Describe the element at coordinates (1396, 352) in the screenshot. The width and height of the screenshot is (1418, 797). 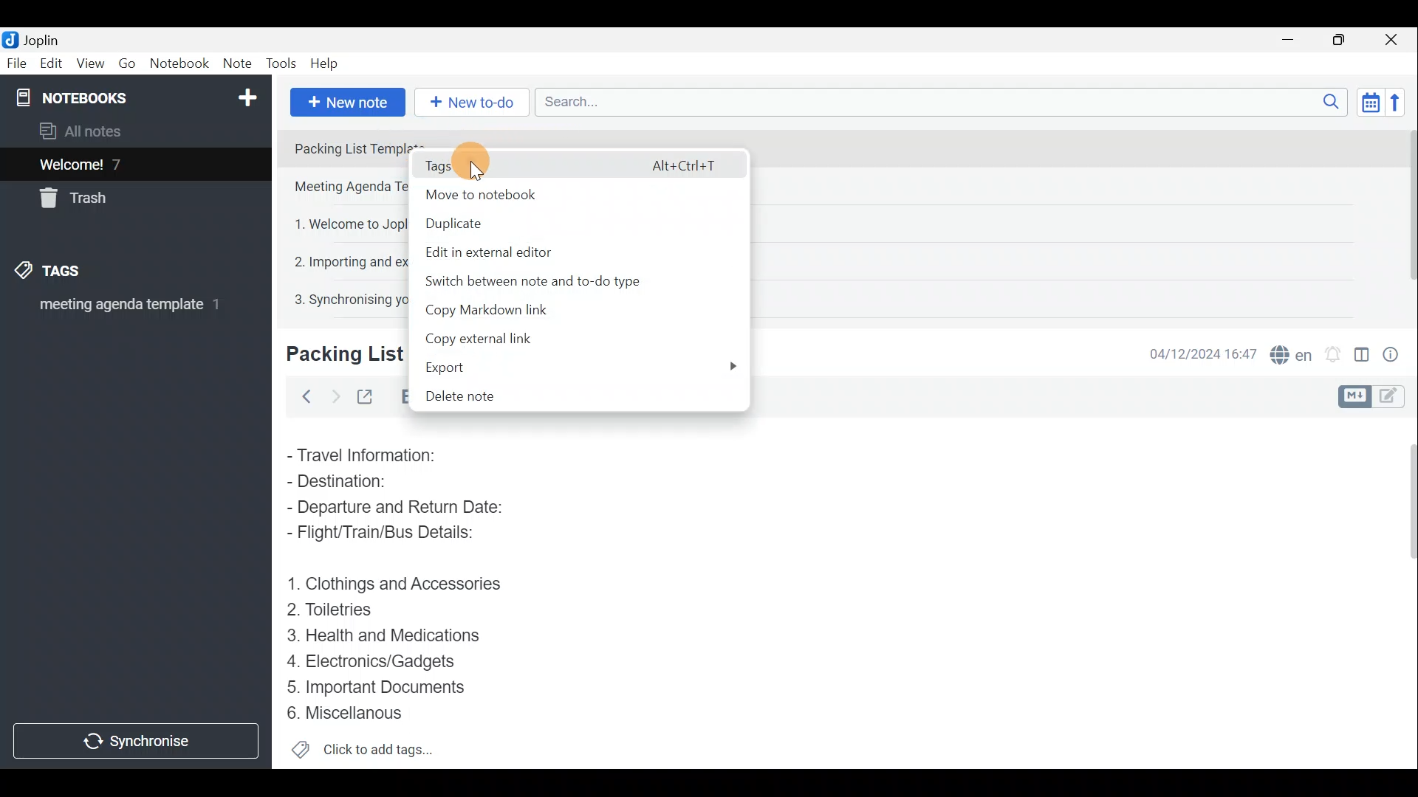
I see `Note properties` at that location.